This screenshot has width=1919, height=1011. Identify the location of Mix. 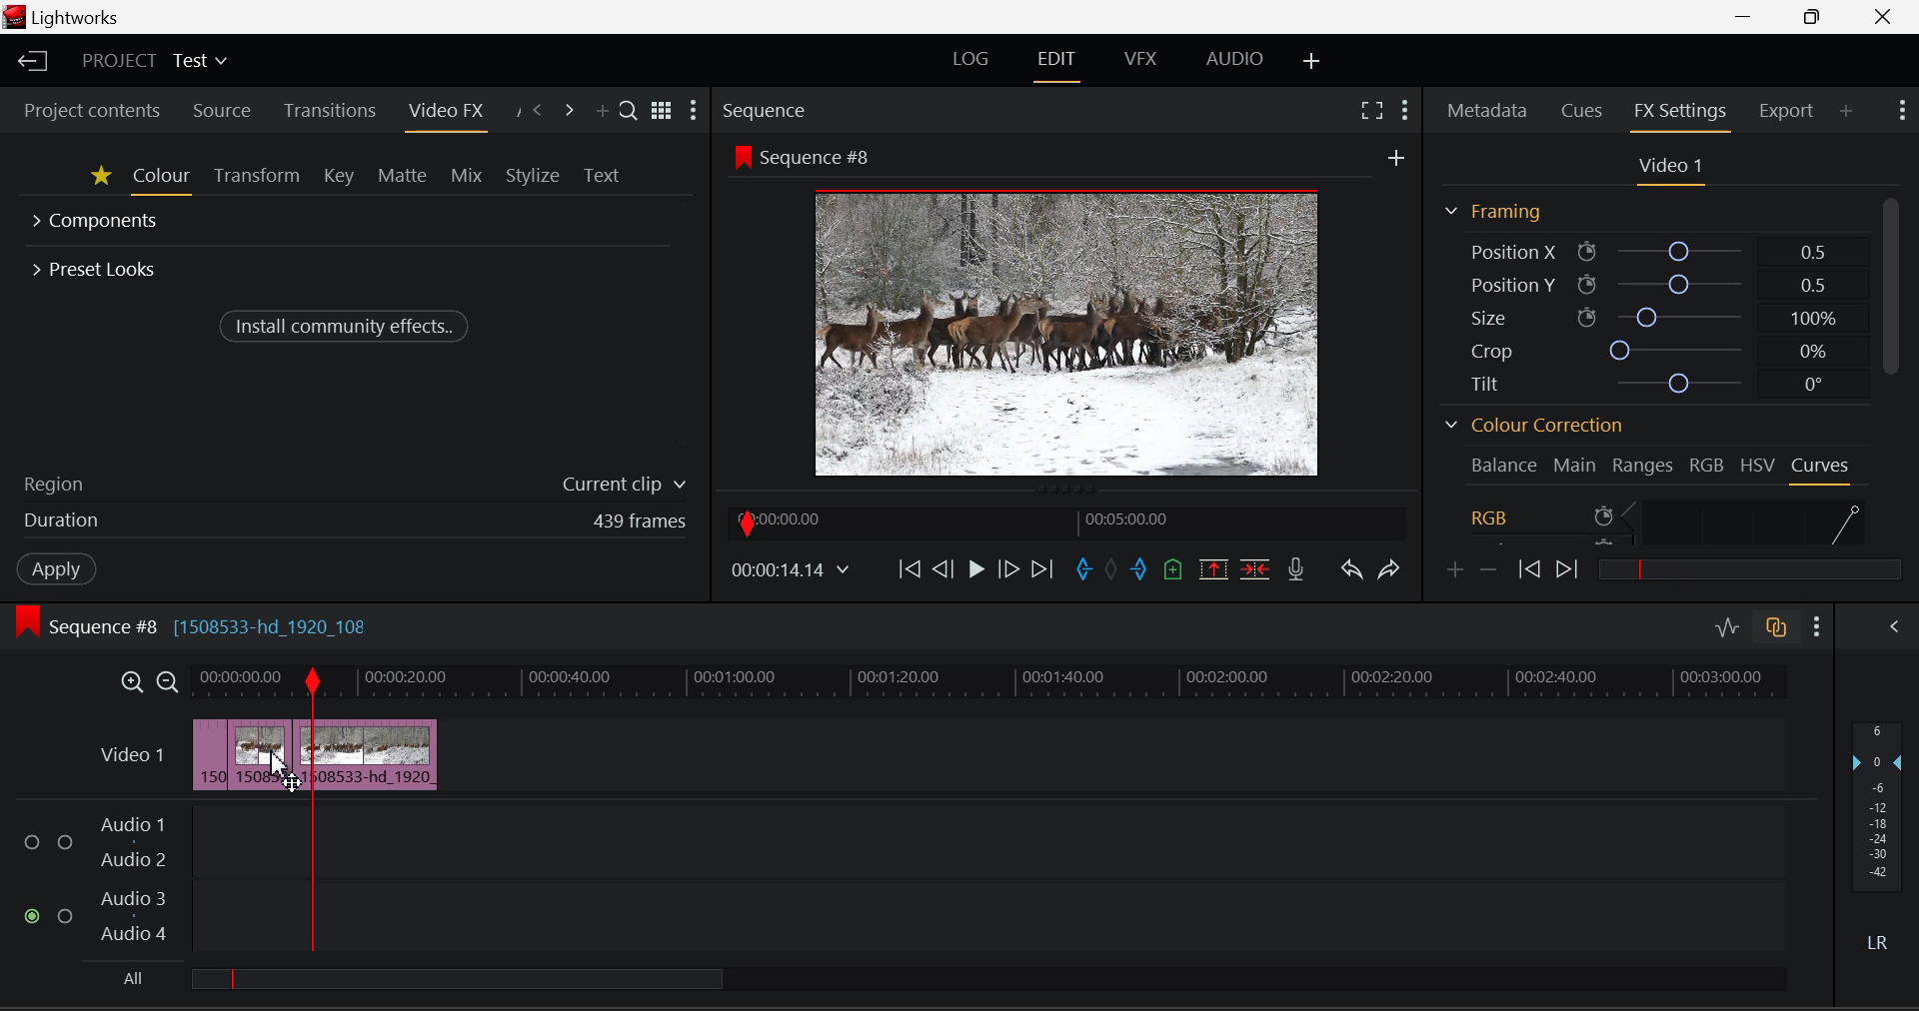
(468, 177).